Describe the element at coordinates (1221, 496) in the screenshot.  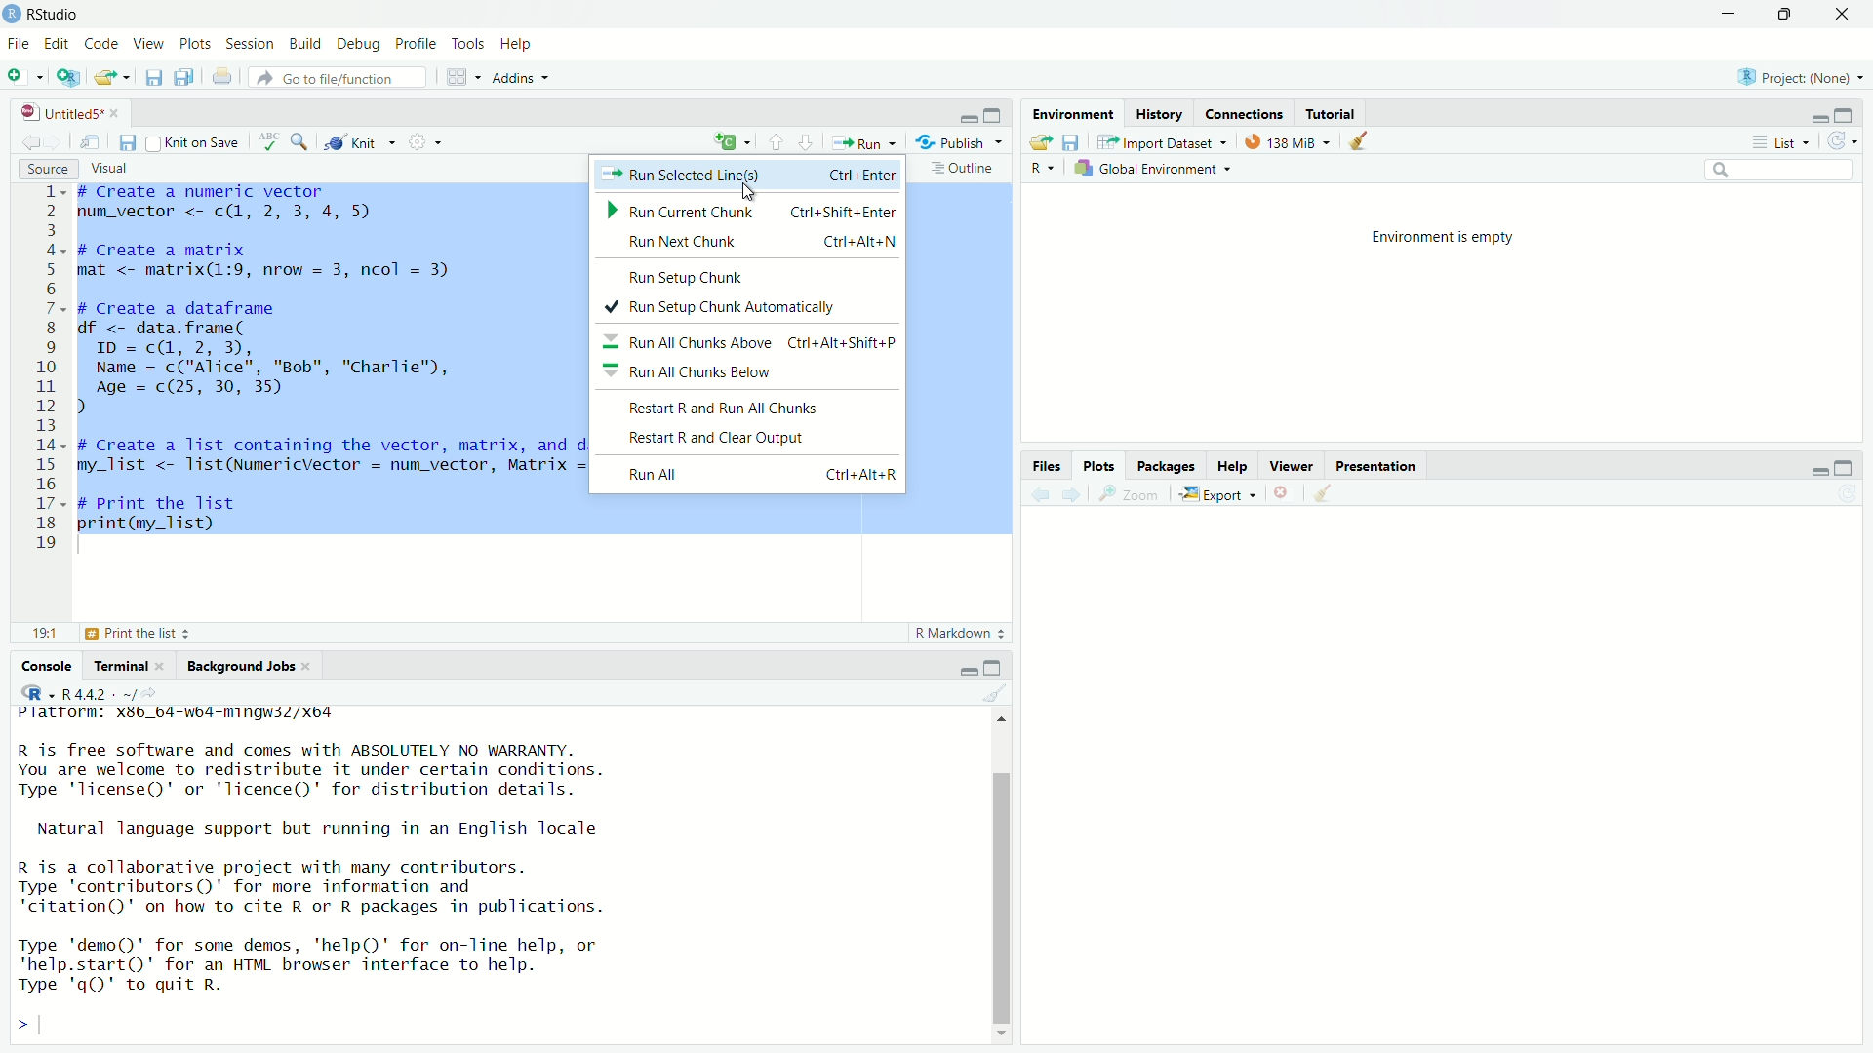
I see `Export +` at that location.